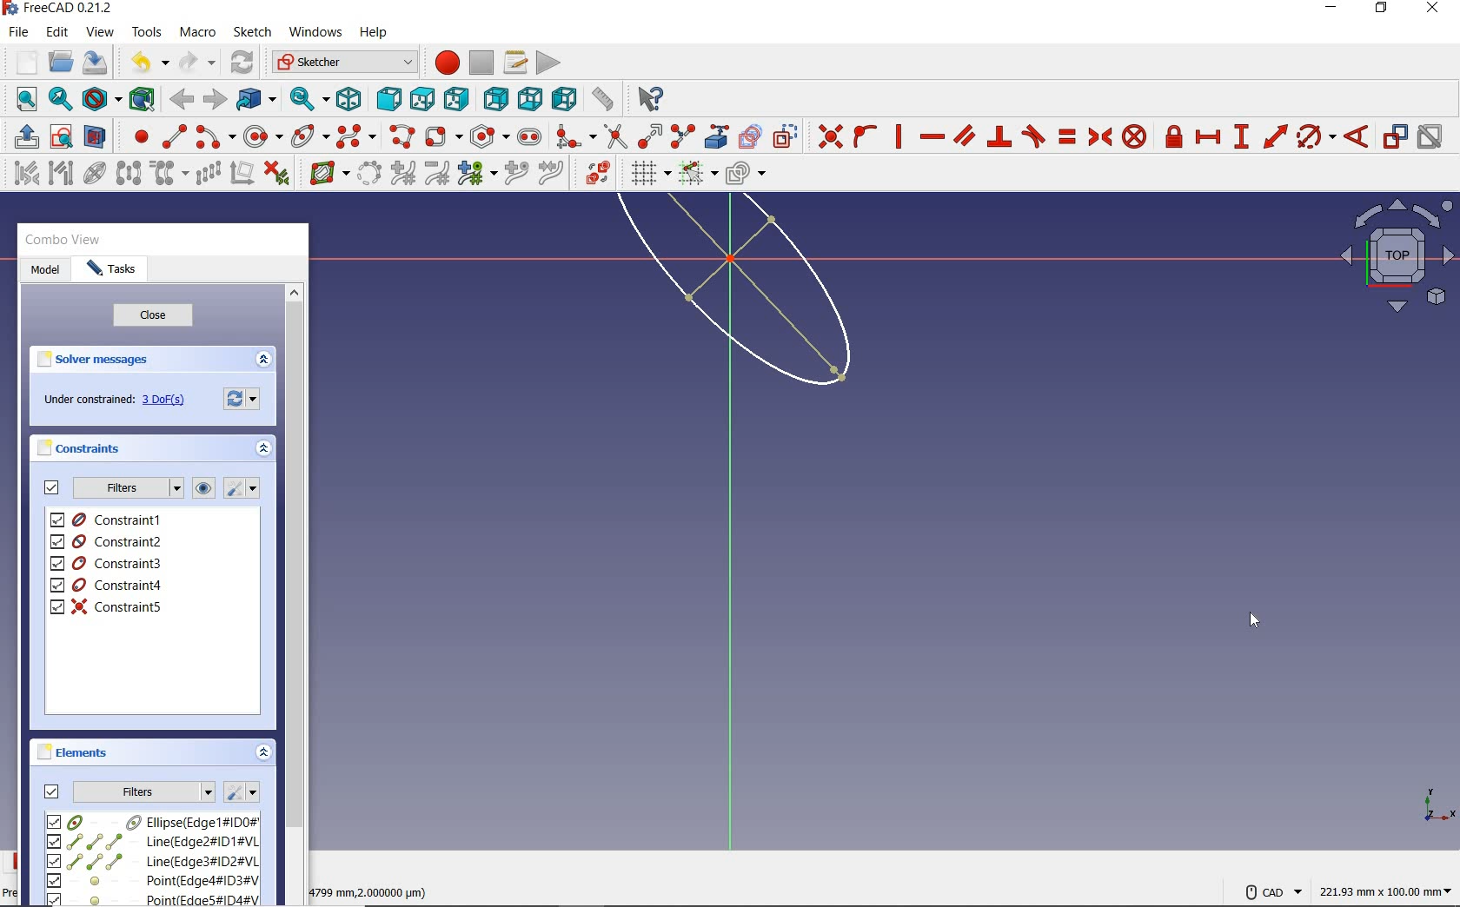 This screenshot has height=907, width=1460. What do you see at coordinates (373, 890) in the screenshot?
I see `cursor coordinates` at bounding box center [373, 890].